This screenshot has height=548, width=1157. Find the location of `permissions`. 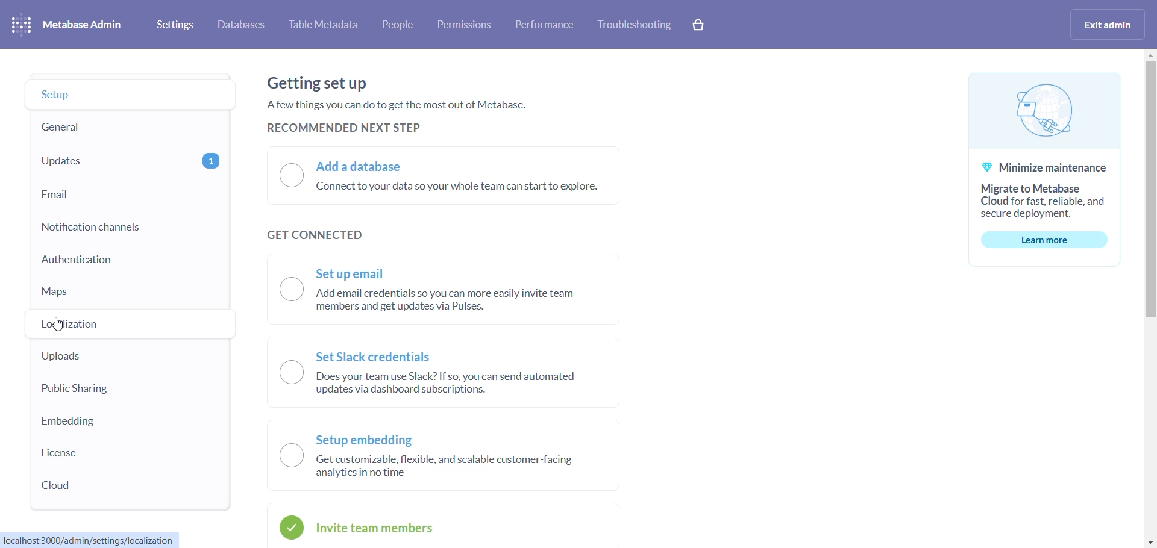

permissions is located at coordinates (467, 25).